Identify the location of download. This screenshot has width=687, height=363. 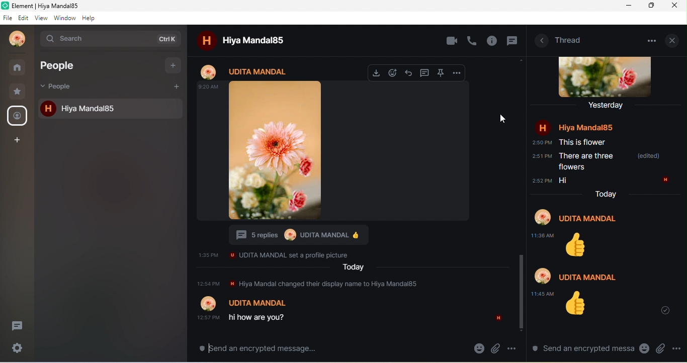
(379, 73).